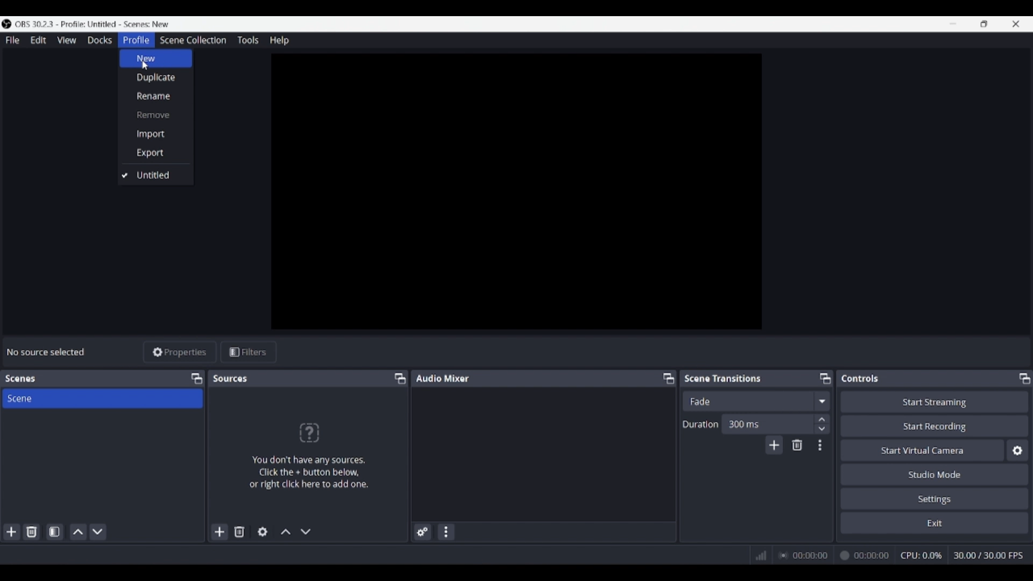  Describe the element at coordinates (231, 378) in the screenshot. I see `Panel title` at that location.